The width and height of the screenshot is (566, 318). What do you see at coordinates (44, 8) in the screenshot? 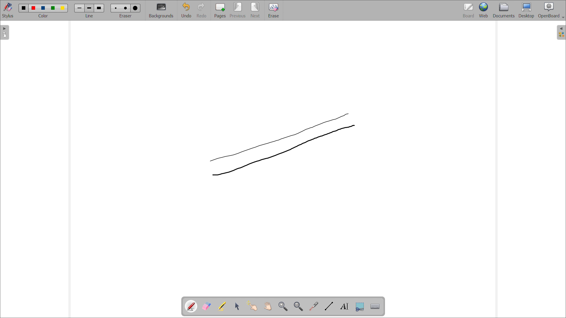
I see `color` at bounding box center [44, 8].